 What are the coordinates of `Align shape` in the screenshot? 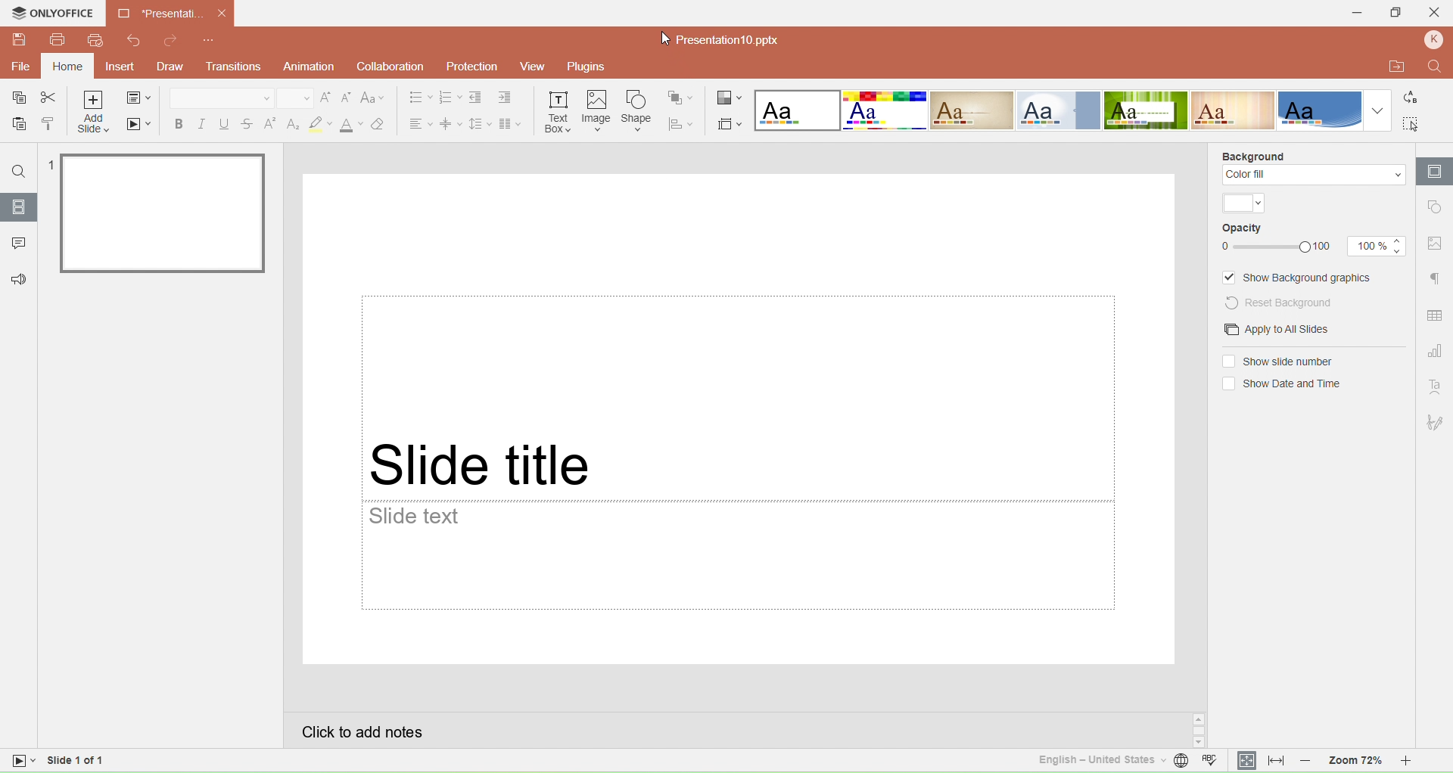 It's located at (683, 123).